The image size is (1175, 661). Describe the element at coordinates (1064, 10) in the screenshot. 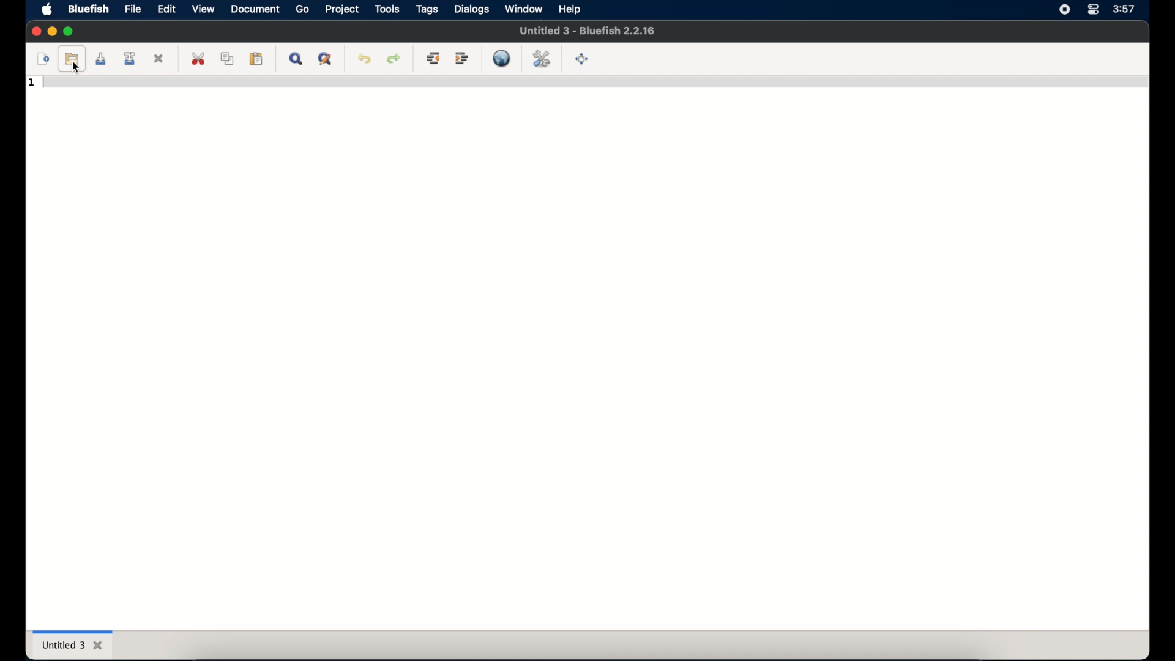

I see `screen recorder icon` at that location.